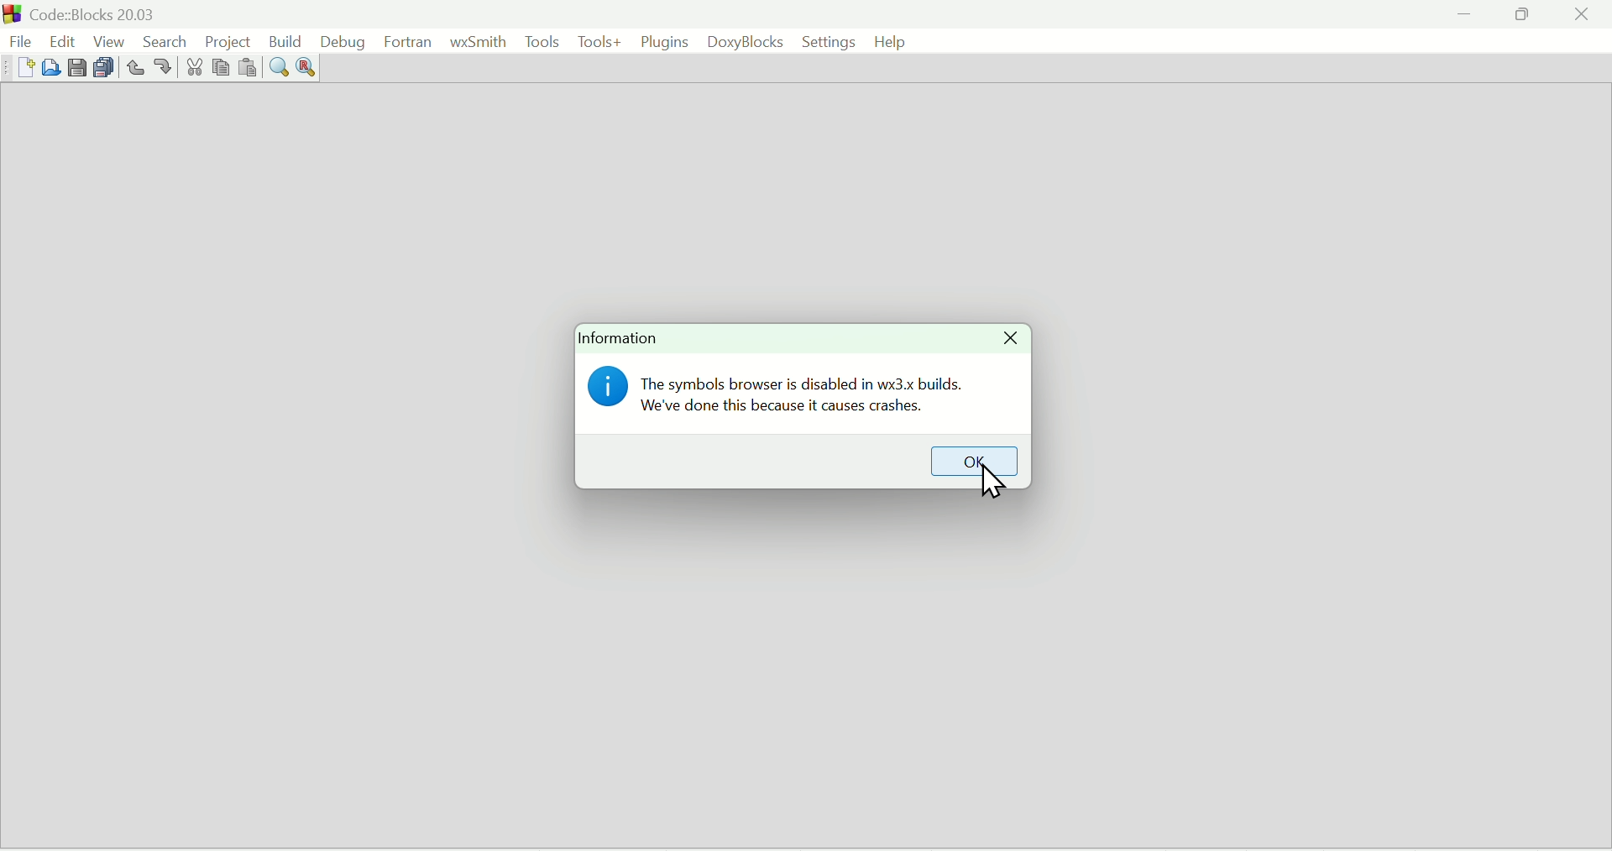 This screenshot has height=851, width=1612. I want to click on help, so click(887, 41).